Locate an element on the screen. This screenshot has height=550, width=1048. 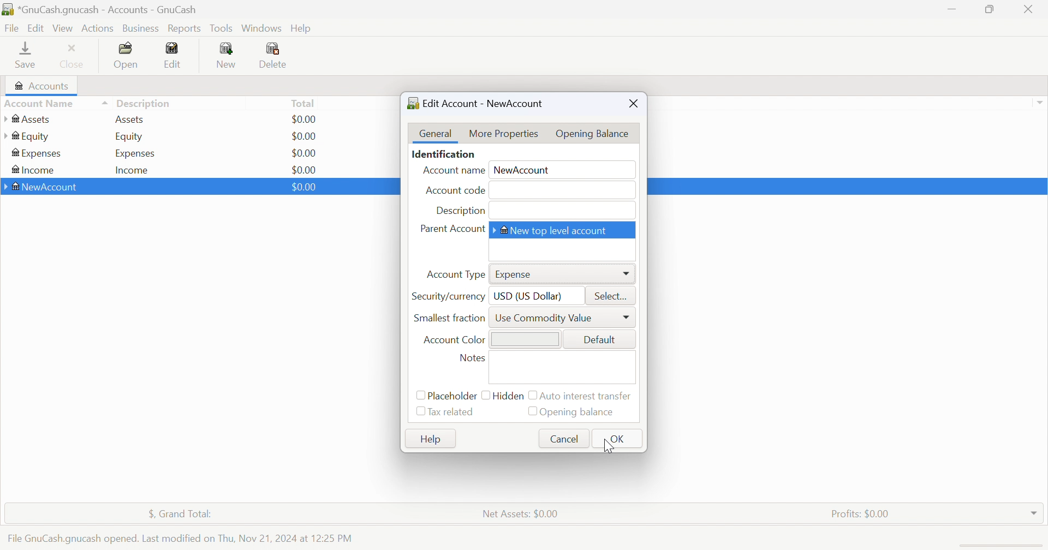
Drop Down is located at coordinates (627, 317).